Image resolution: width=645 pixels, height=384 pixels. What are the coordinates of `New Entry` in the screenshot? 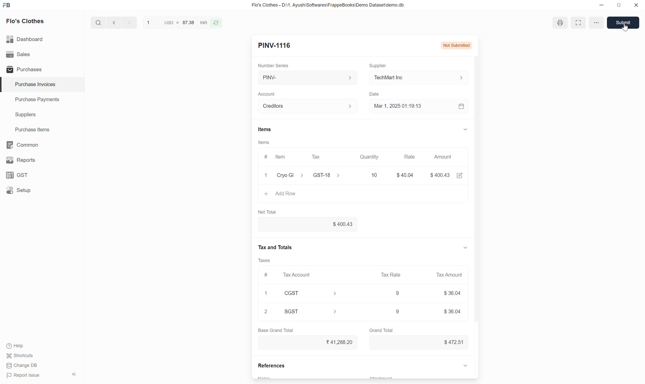 It's located at (274, 46).